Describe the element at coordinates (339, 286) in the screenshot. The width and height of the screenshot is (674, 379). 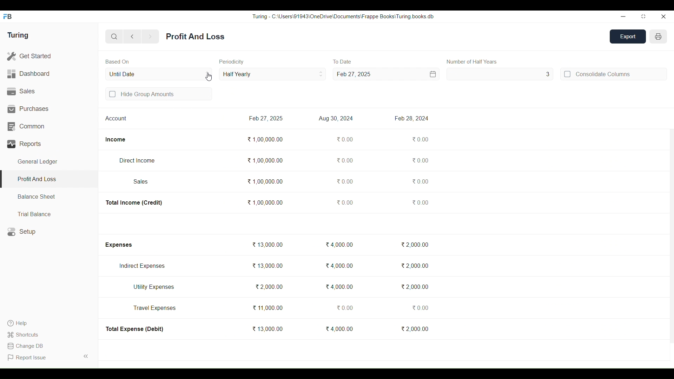
I see `4,000.00` at that location.